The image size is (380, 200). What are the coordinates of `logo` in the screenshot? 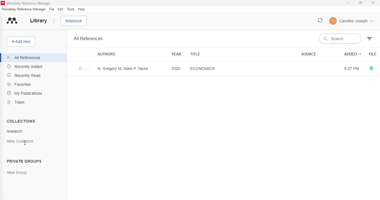 It's located at (3, 3).